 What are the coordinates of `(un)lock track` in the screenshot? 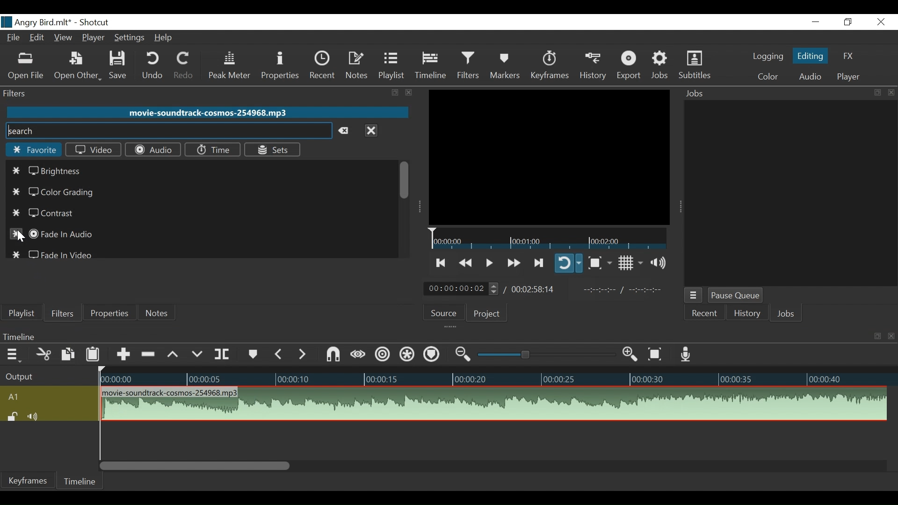 It's located at (12, 417).